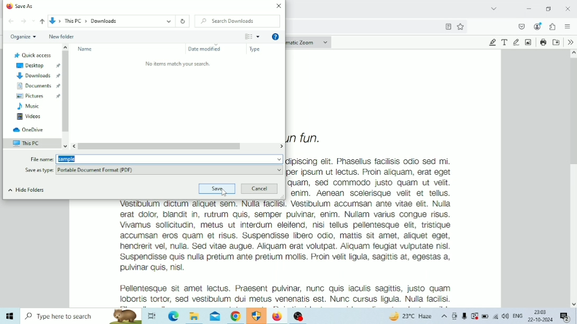  Describe the element at coordinates (505, 42) in the screenshot. I see `Text` at that location.